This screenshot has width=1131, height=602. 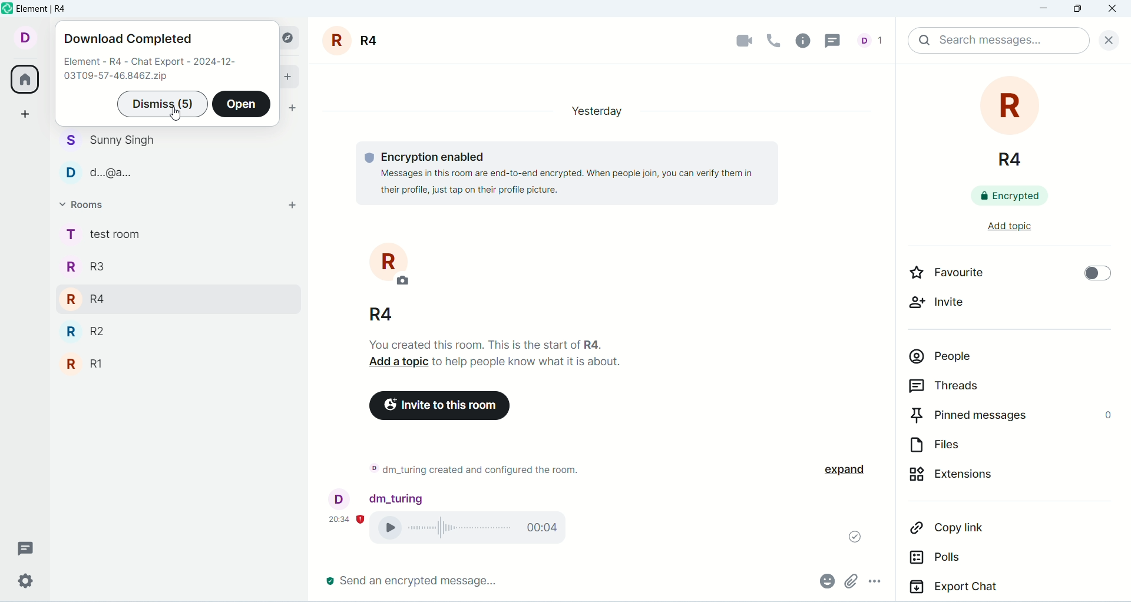 I want to click on dismiss, so click(x=161, y=104).